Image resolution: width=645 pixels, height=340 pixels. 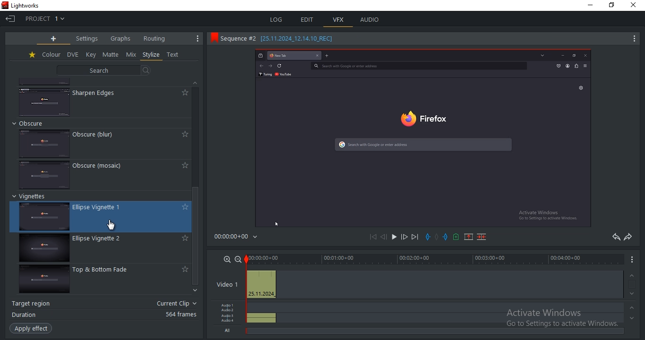 I want to click on sequence 2, so click(x=423, y=138).